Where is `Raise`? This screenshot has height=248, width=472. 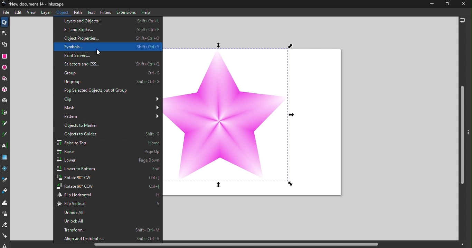 Raise is located at coordinates (107, 151).